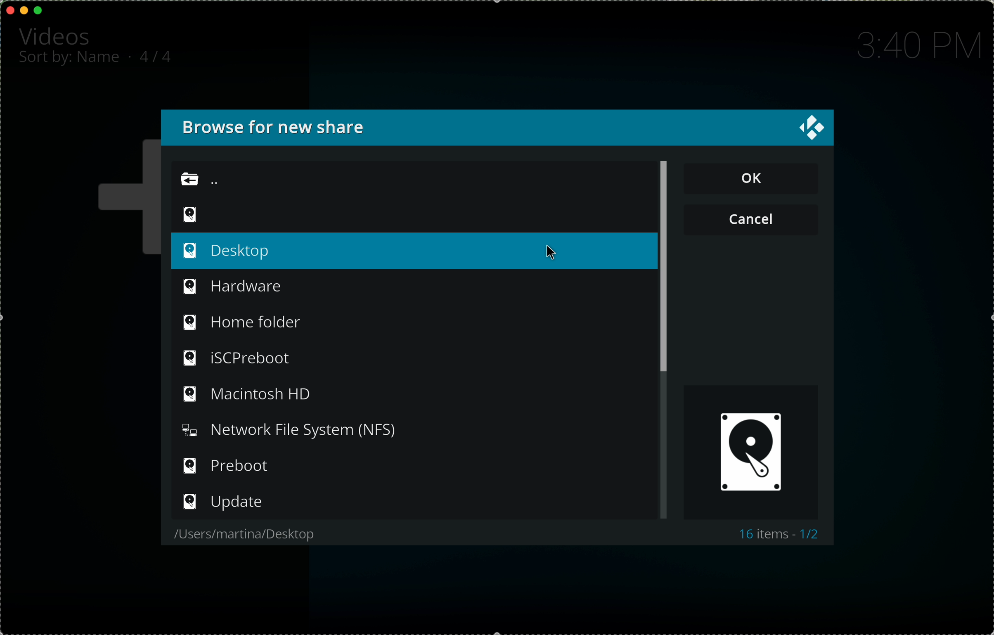 The height and width of the screenshot is (635, 994). Describe the element at coordinates (245, 323) in the screenshot. I see `home folder` at that location.